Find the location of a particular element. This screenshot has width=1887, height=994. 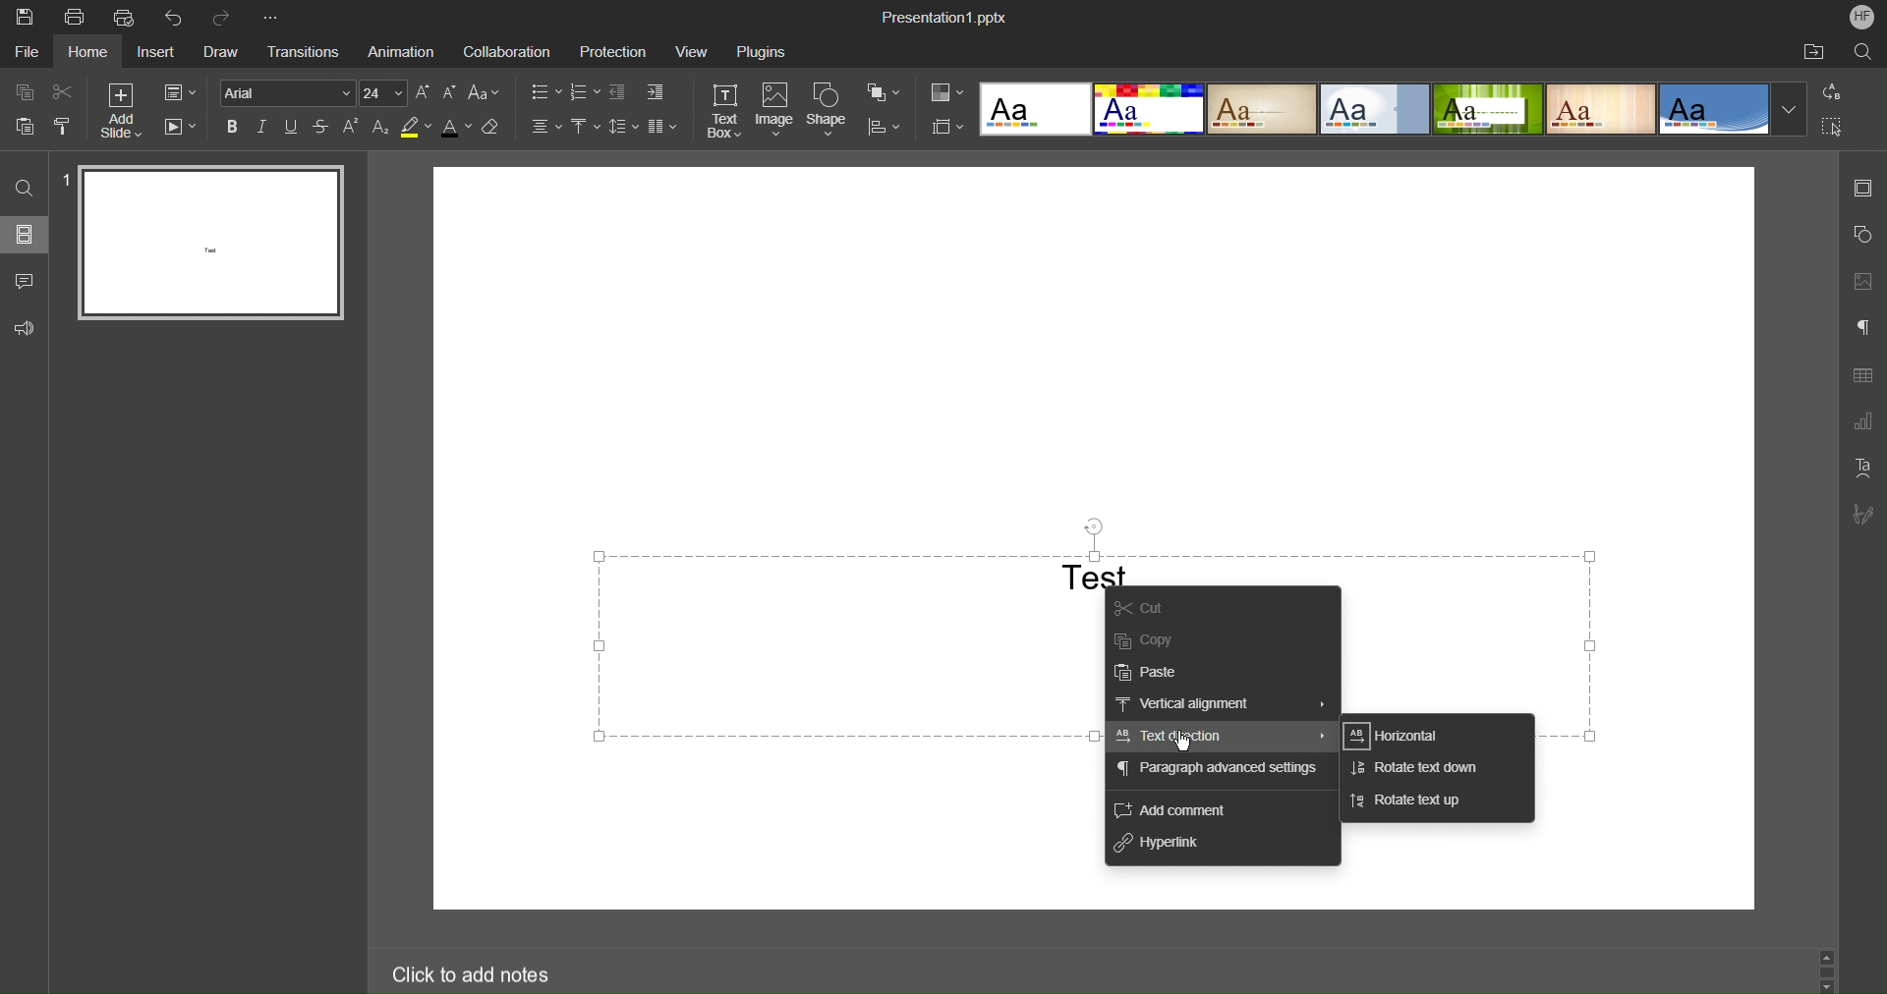

Image Settings is located at coordinates (1862, 282).